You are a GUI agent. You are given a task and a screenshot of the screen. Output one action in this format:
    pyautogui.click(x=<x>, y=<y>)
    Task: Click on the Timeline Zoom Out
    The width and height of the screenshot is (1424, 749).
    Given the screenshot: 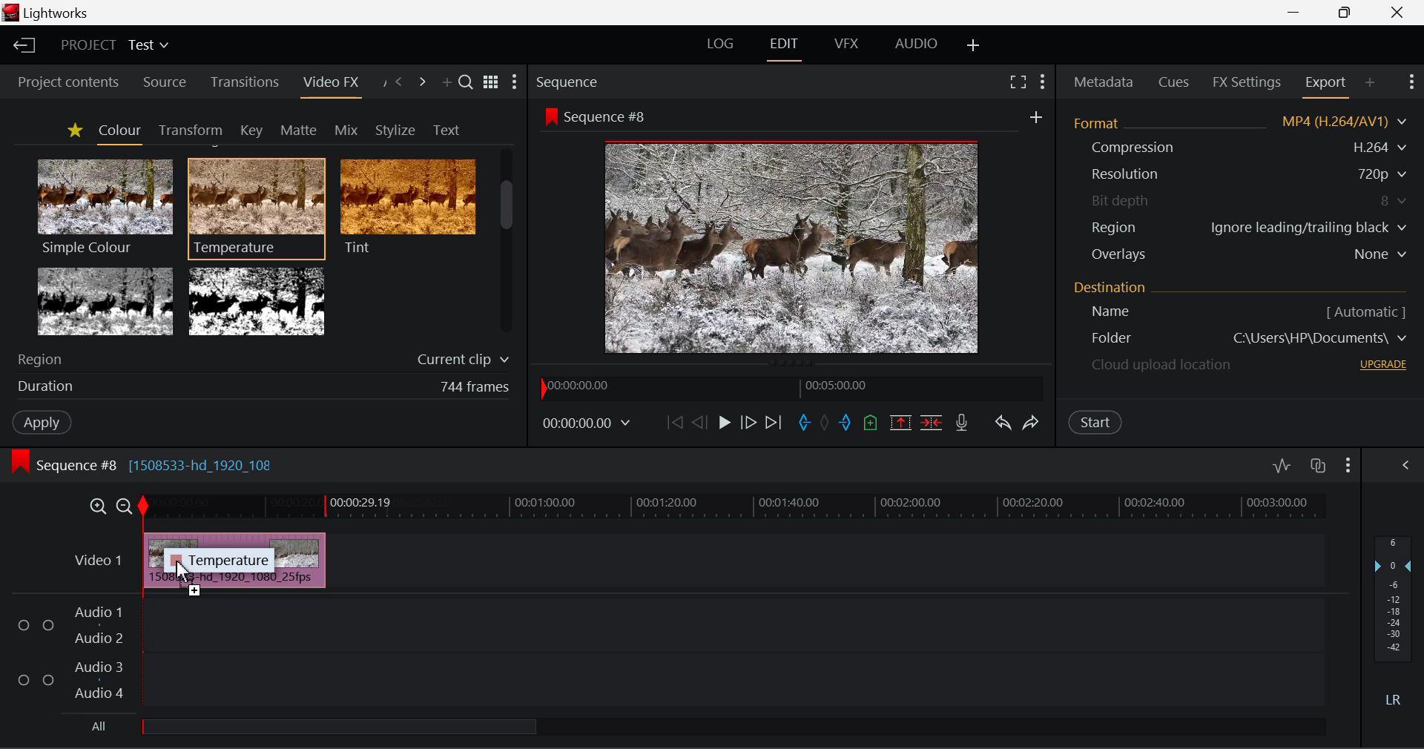 What is the action you would take?
    pyautogui.click(x=126, y=506)
    